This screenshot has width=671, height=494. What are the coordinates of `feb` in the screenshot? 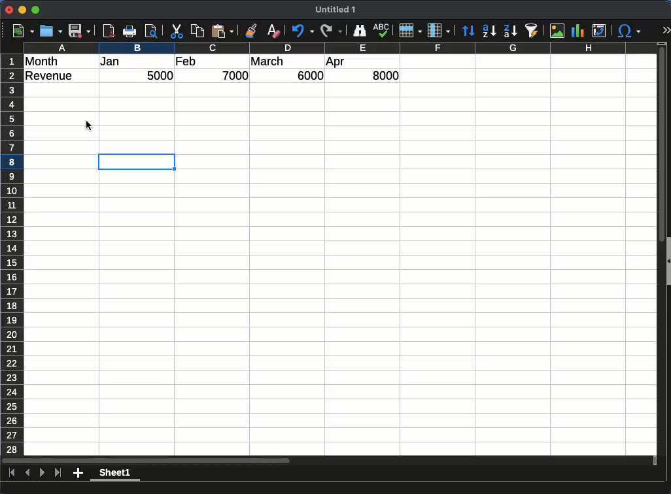 It's located at (188, 61).